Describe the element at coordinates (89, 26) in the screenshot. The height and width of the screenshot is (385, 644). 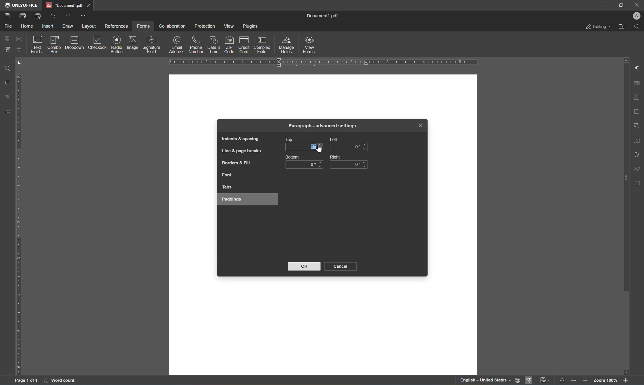
I see `layout` at that location.